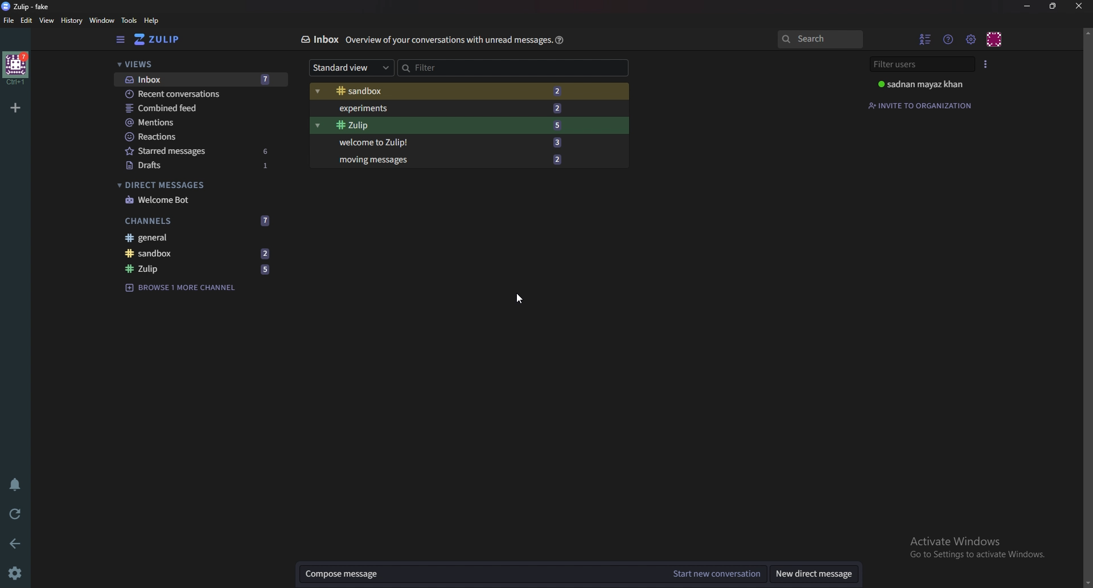  I want to click on Add organization, so click(15, 107).